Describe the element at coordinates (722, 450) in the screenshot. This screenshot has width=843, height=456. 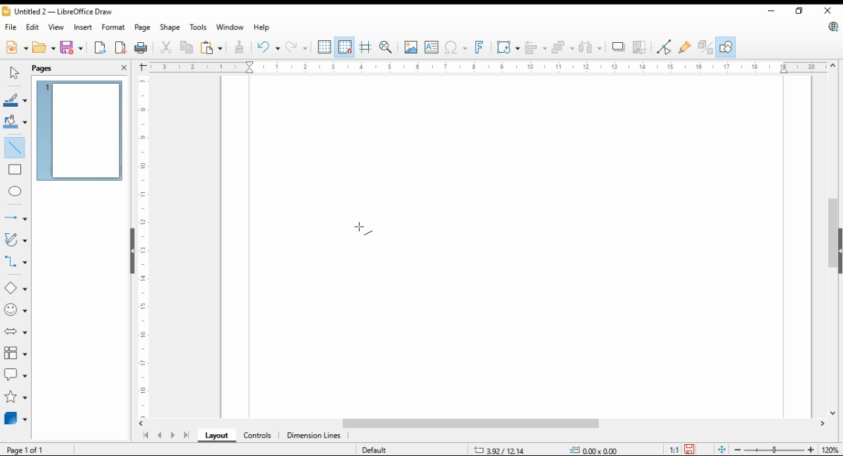
I see `fit page to window` at that location.